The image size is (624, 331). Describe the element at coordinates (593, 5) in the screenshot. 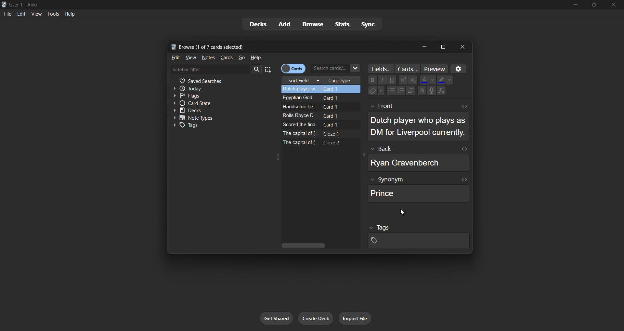

I see `maximize/restore` at that location.